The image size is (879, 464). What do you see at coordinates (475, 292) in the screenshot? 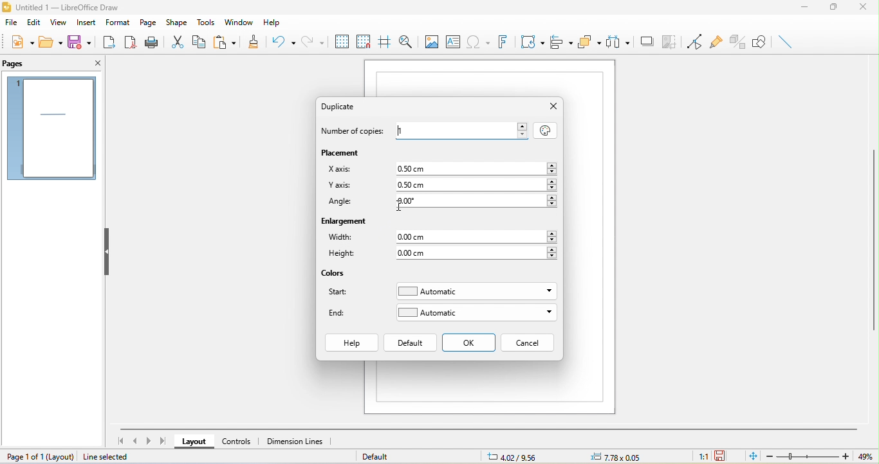
I see `automatic` at bounding box center [475, 292].